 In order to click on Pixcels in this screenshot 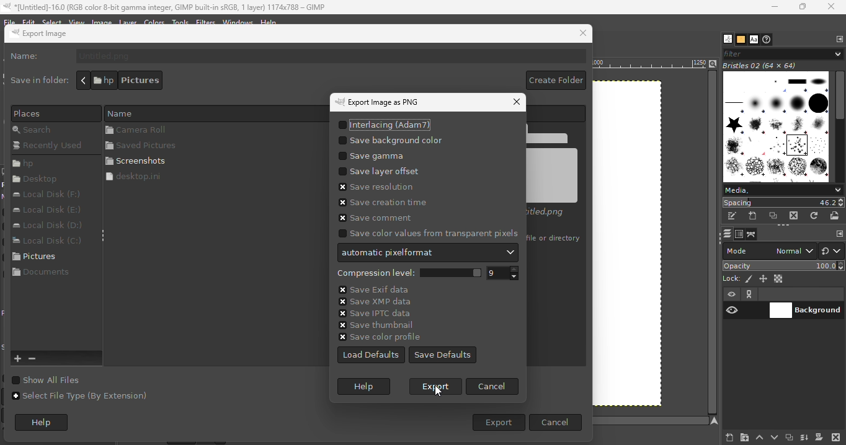, I will do `click(749, 280)`.